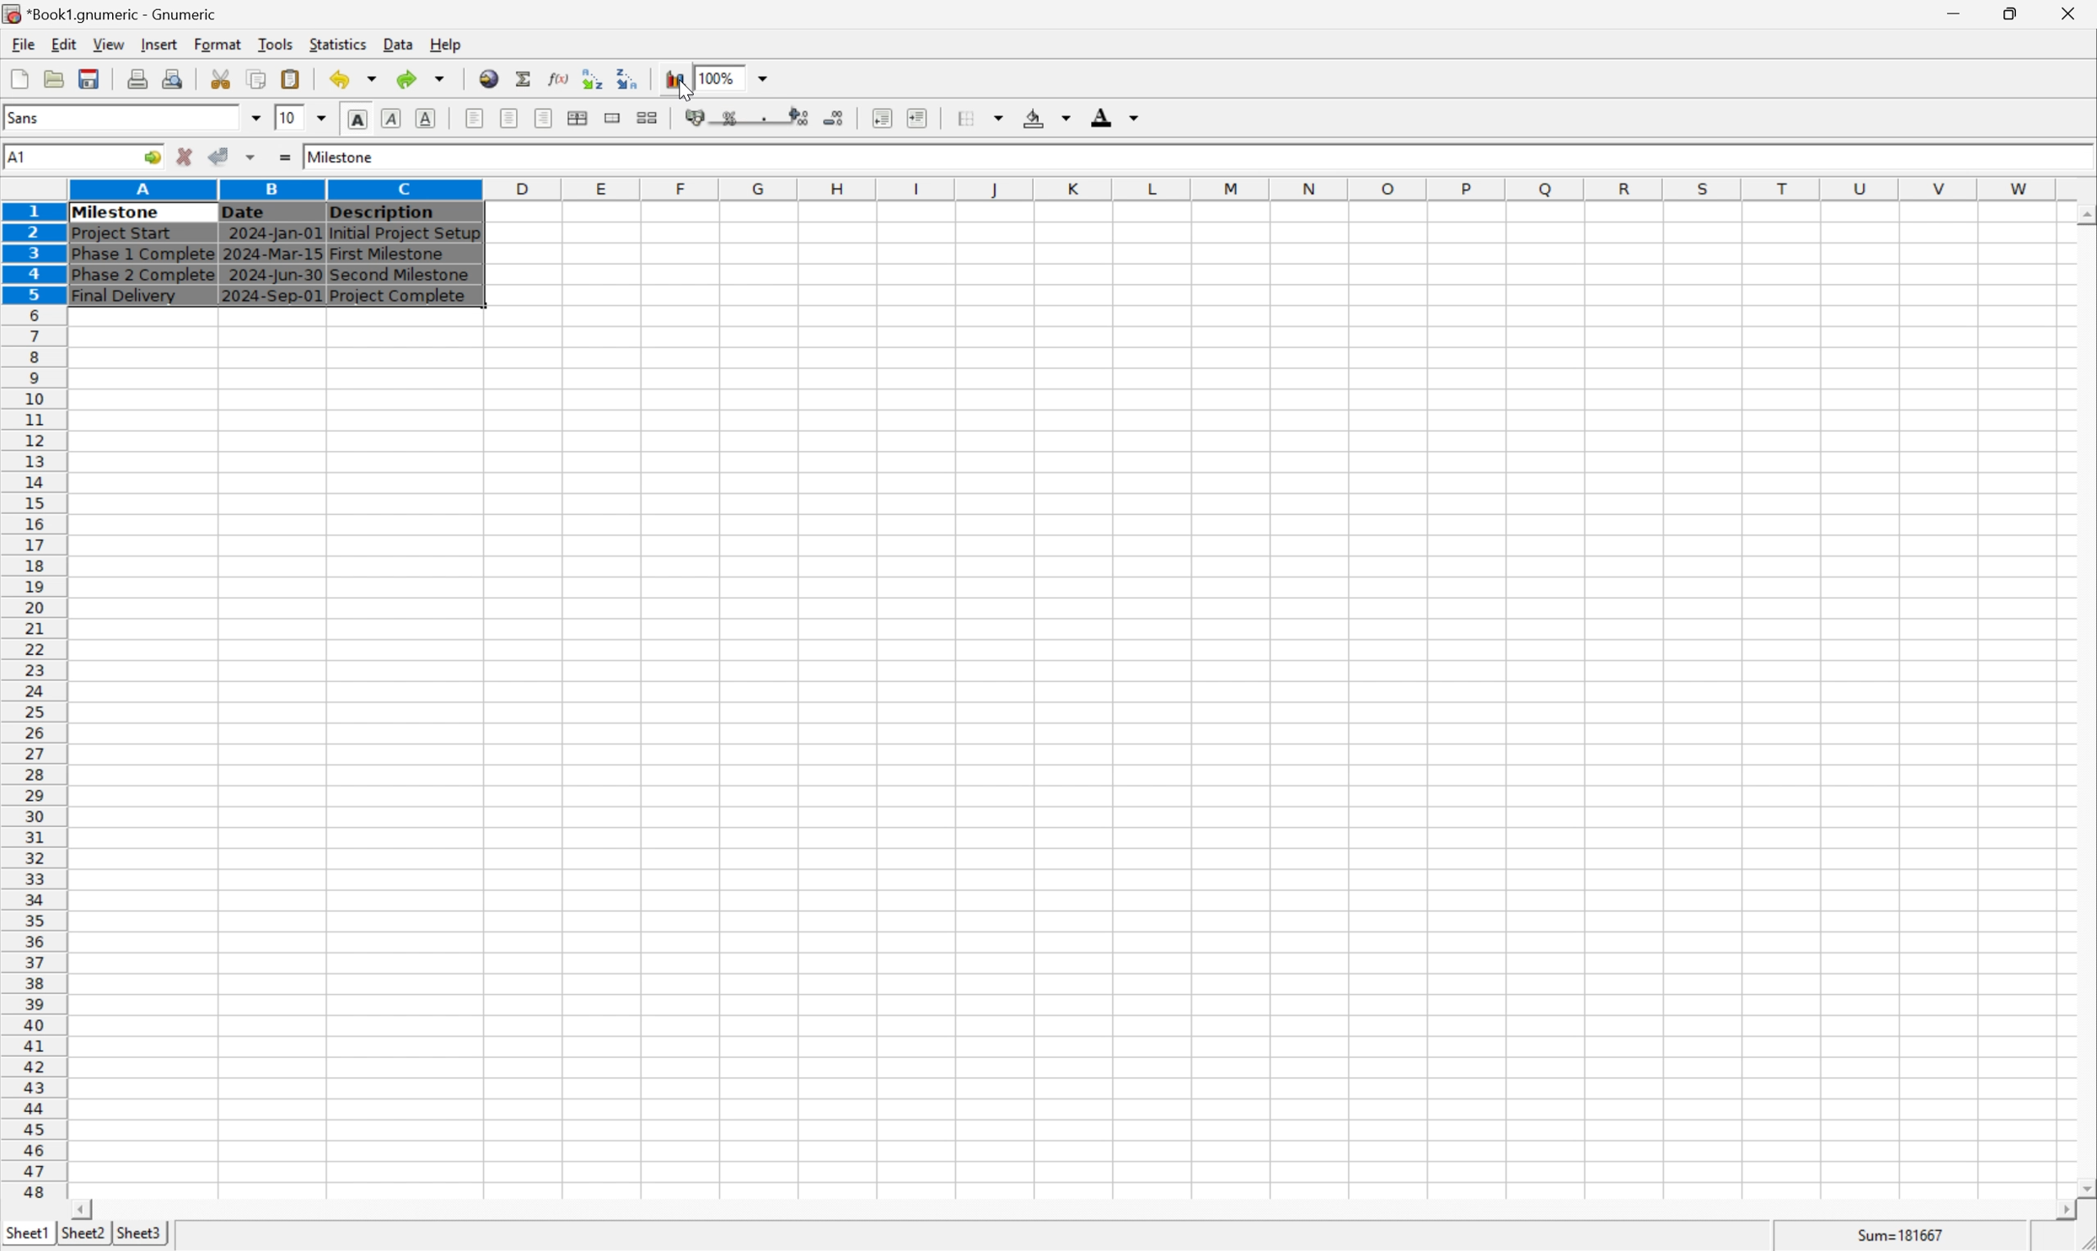  What do you see at coordinates (78, 1237) in the screenshot?
I see `sheet2` at bounding box center [78, 1237].